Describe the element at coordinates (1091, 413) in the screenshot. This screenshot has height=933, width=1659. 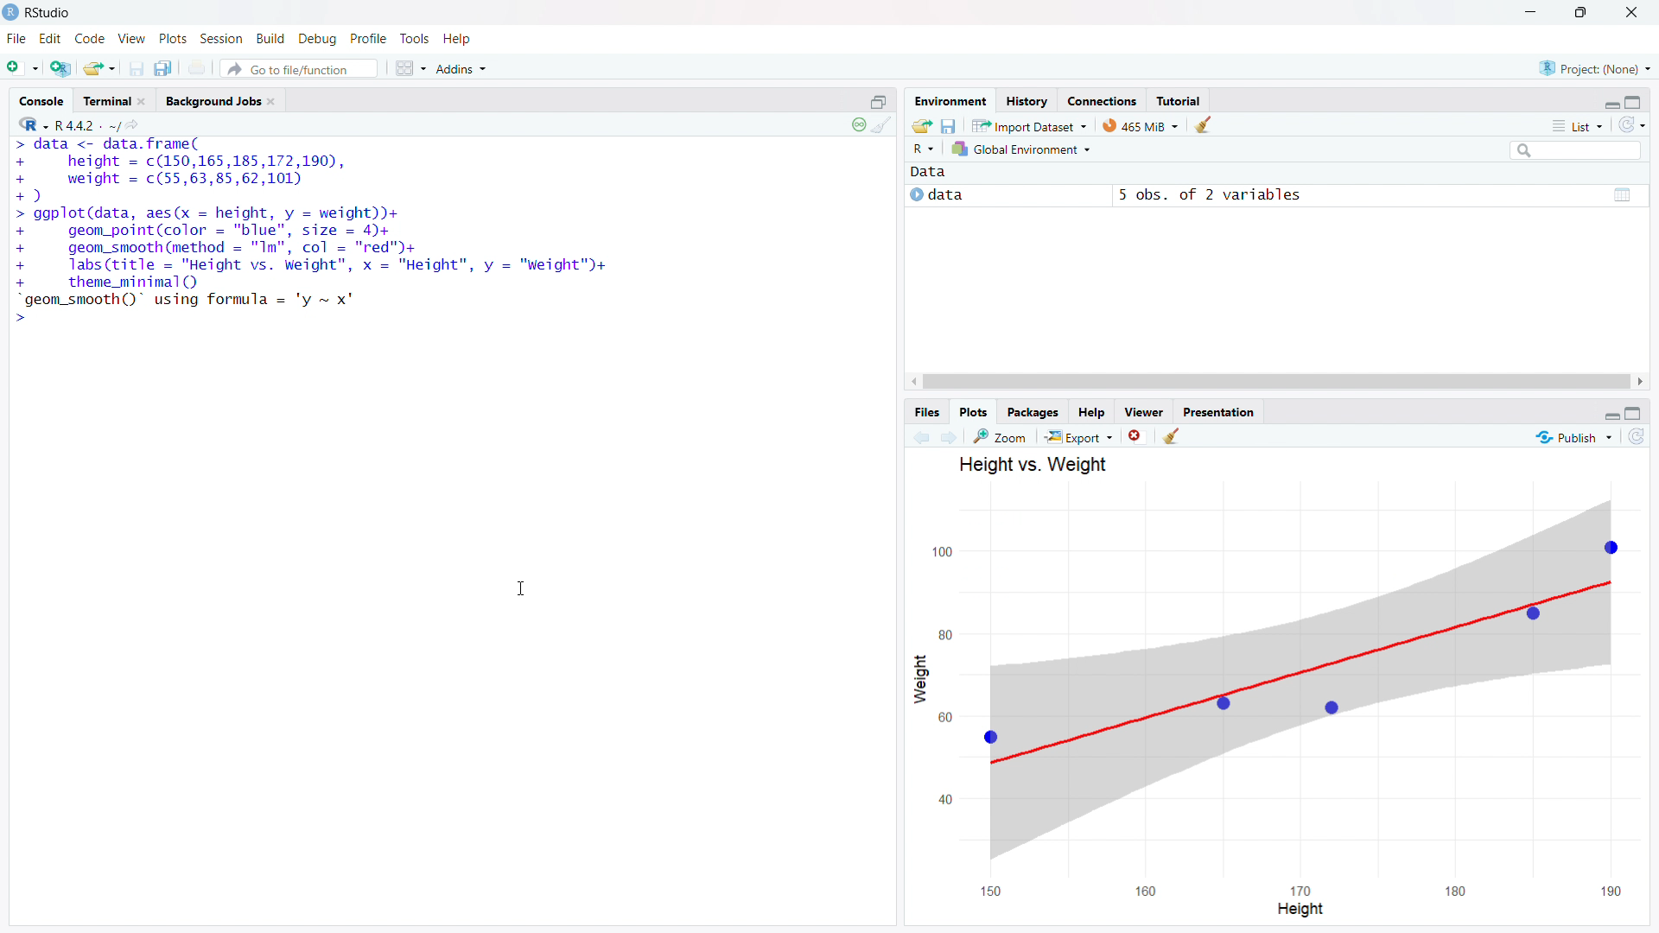
I see `help` at that location.